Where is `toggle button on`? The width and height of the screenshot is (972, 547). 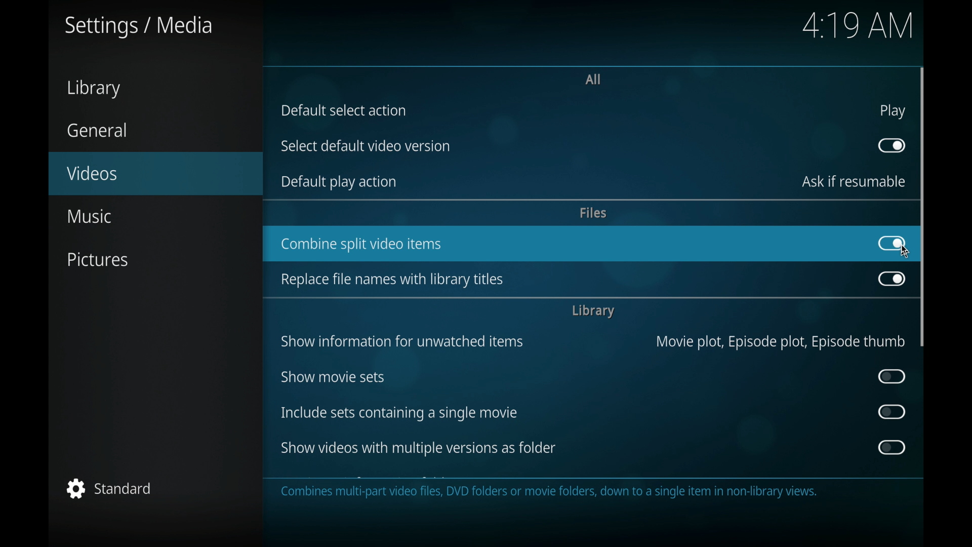 toggle button on is located at coordinates (891, 244).